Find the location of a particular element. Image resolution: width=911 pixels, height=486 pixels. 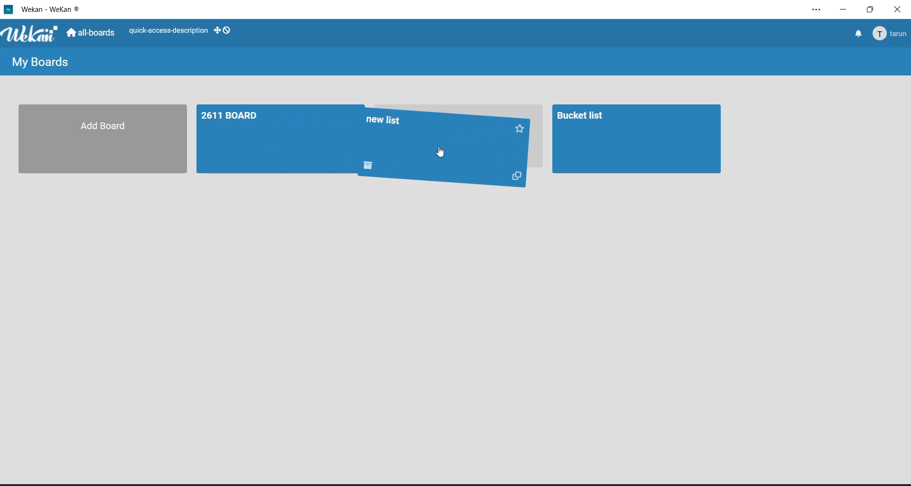

maximize is located at coordinates (873, 11).